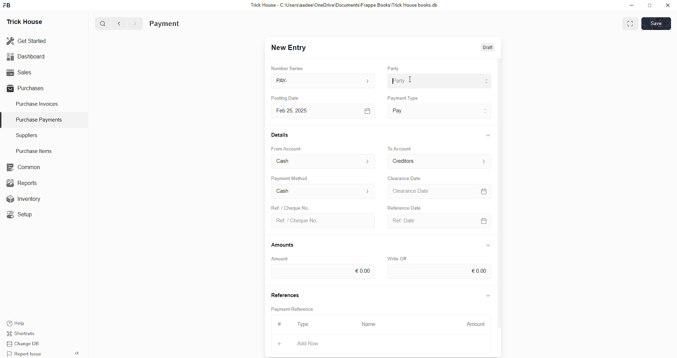 This screenshot has height=358, width=677. I want to click on Amount, so click(280, 258).